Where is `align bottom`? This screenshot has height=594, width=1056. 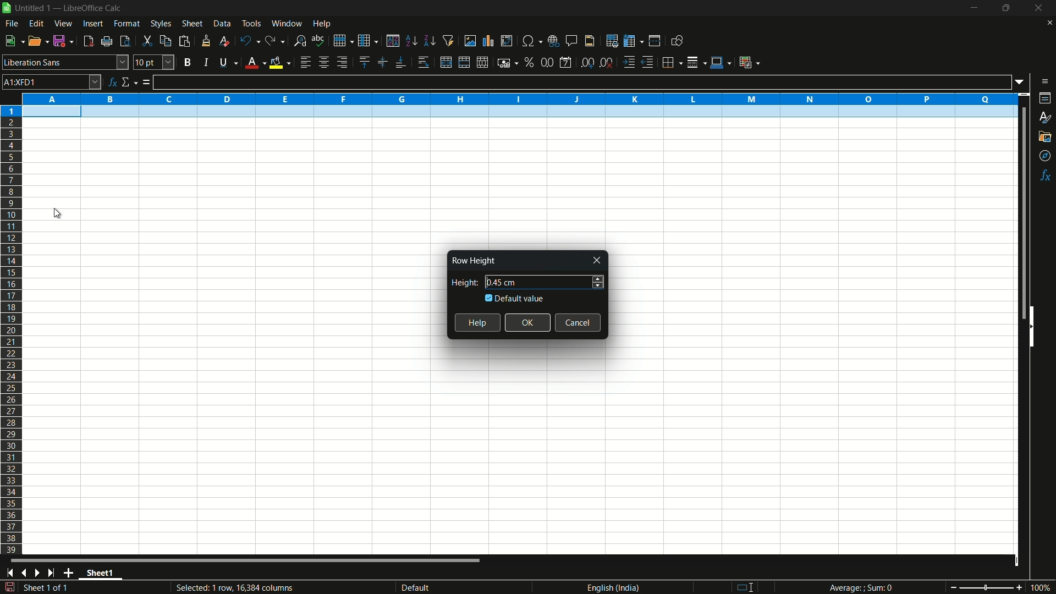 align bottom is located at coordinates (401, 63).